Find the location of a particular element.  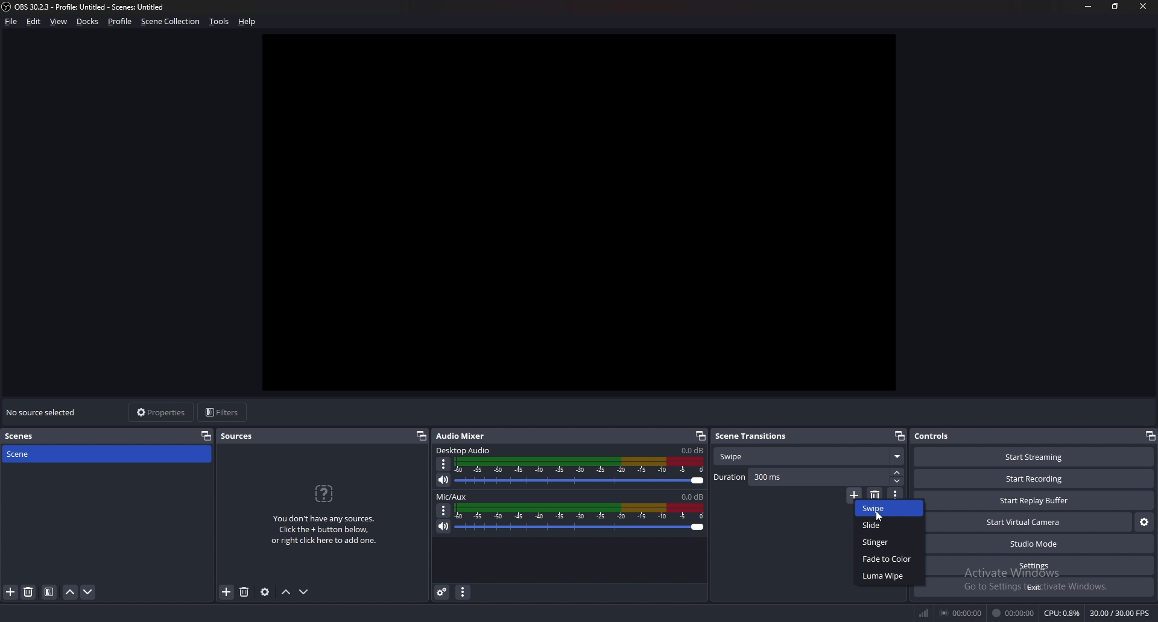

filters is located at coordinates (223, 412).